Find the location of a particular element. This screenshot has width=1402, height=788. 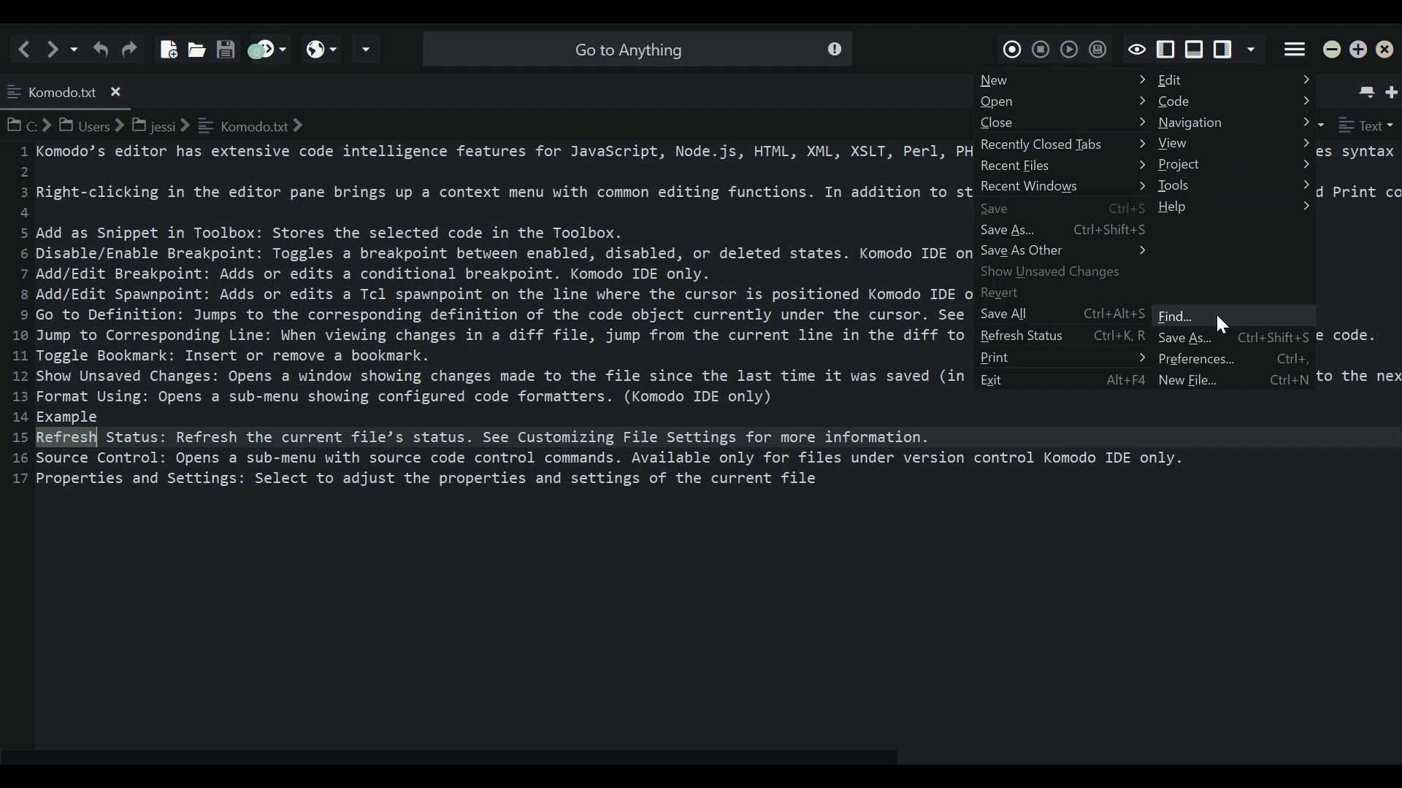

Save As is located at coordinates (1179, 339).